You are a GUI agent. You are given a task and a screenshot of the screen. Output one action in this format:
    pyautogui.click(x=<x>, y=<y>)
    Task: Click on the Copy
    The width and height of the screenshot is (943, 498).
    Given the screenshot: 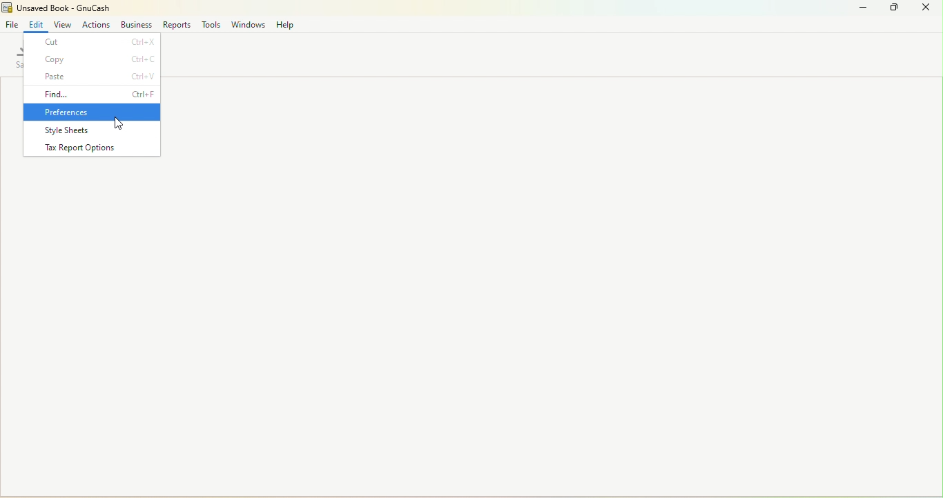 What is the action you would take?
    pyautogui.click(x=91, y=58)
    